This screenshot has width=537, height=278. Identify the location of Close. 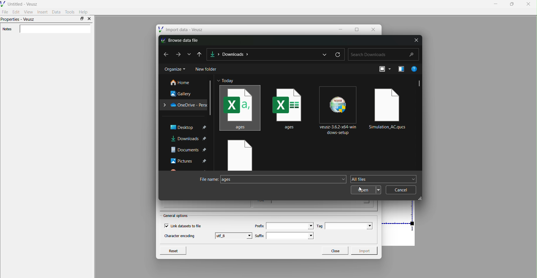
(335, 250).